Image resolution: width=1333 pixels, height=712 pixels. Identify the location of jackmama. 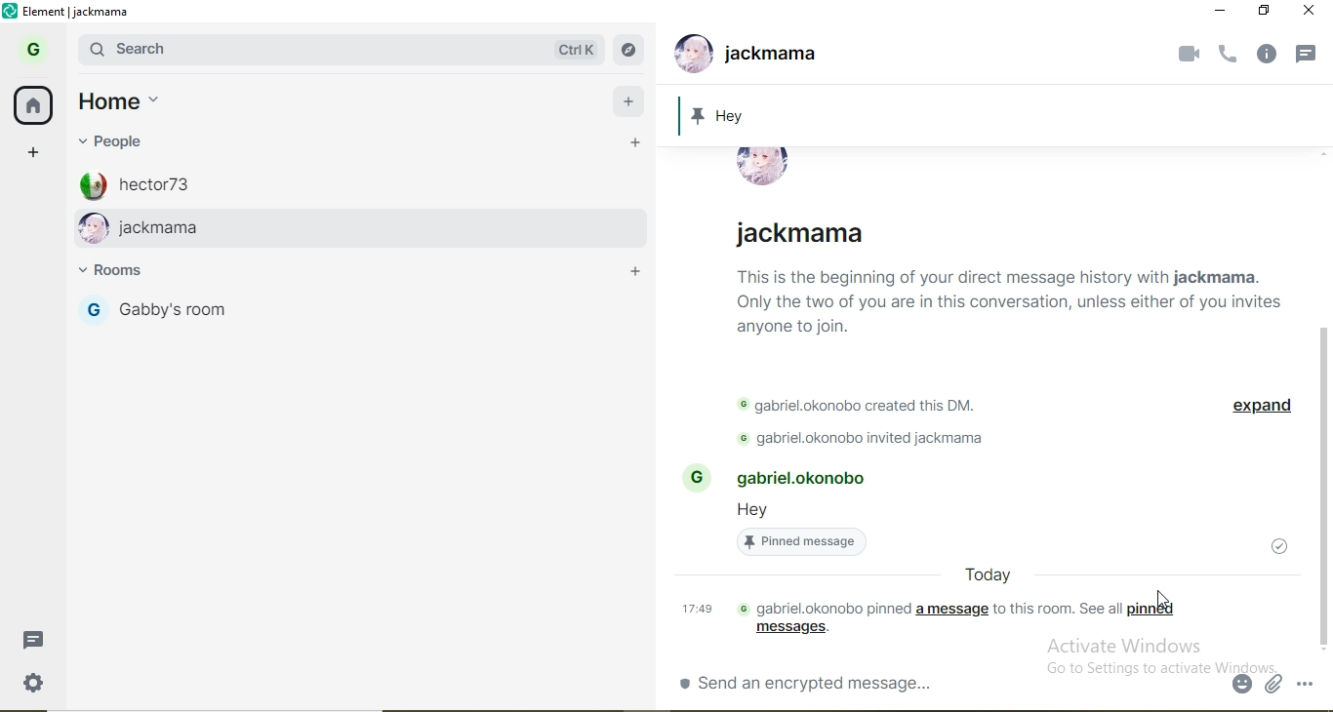
(378, 226).